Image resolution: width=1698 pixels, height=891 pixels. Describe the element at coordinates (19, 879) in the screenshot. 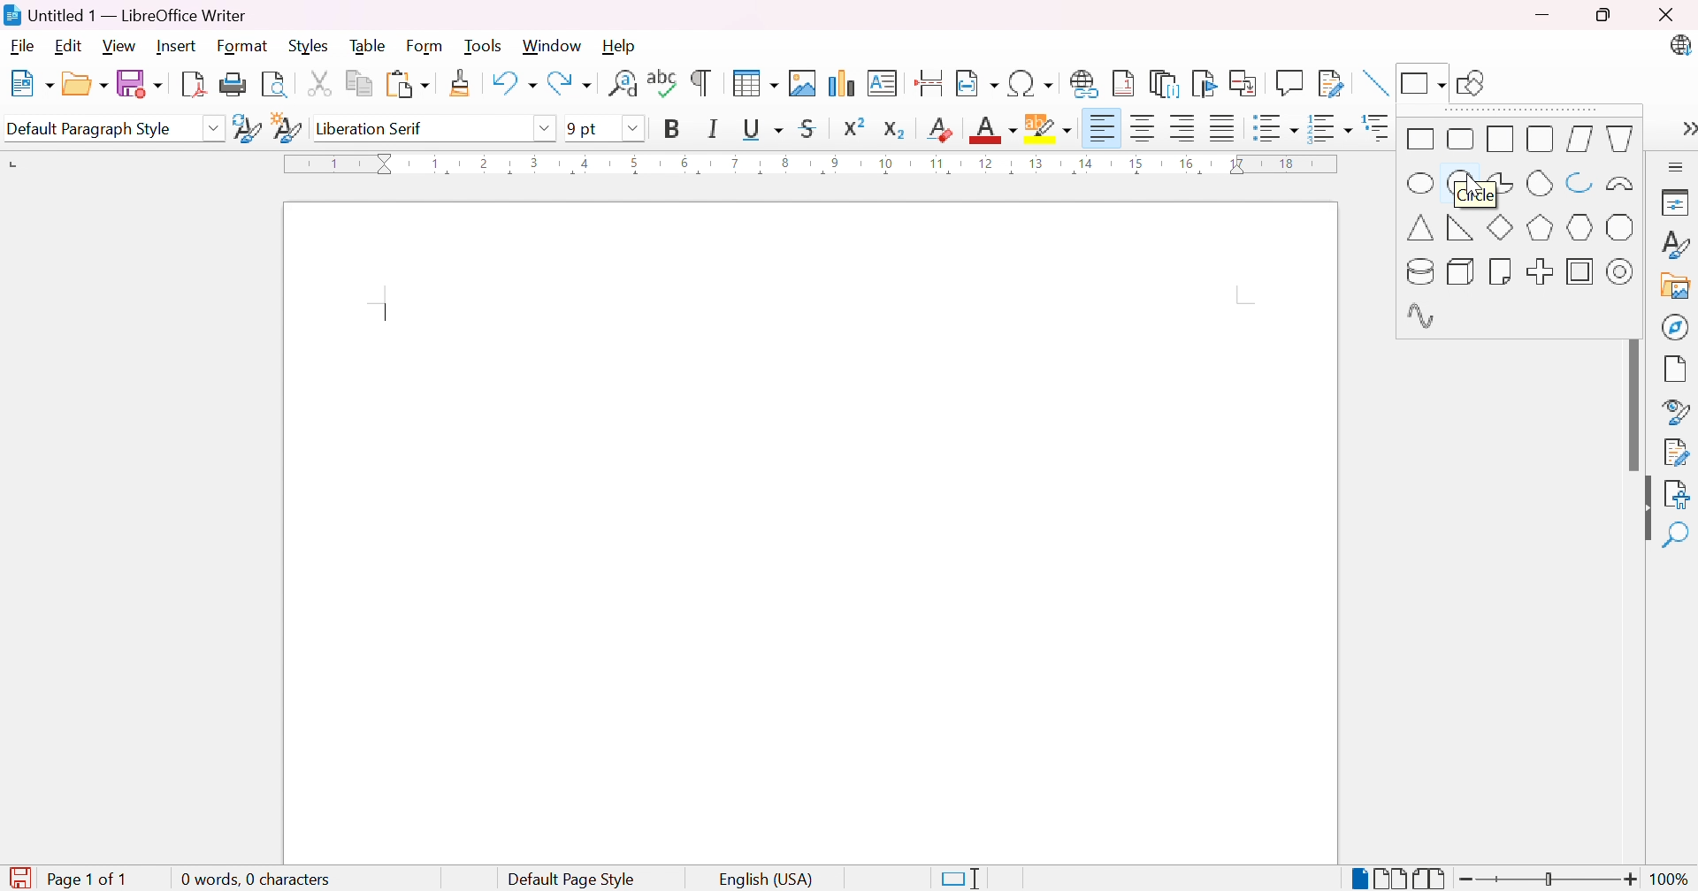

I see `The document has been modified. Click to save the document.` at that location.